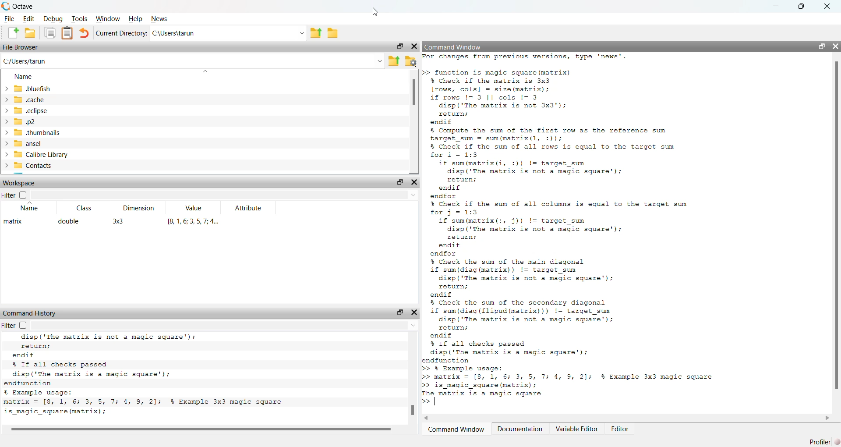 The height and width of the screenshot is (447, 841). I want to click on dropdown, so click(413, 195).